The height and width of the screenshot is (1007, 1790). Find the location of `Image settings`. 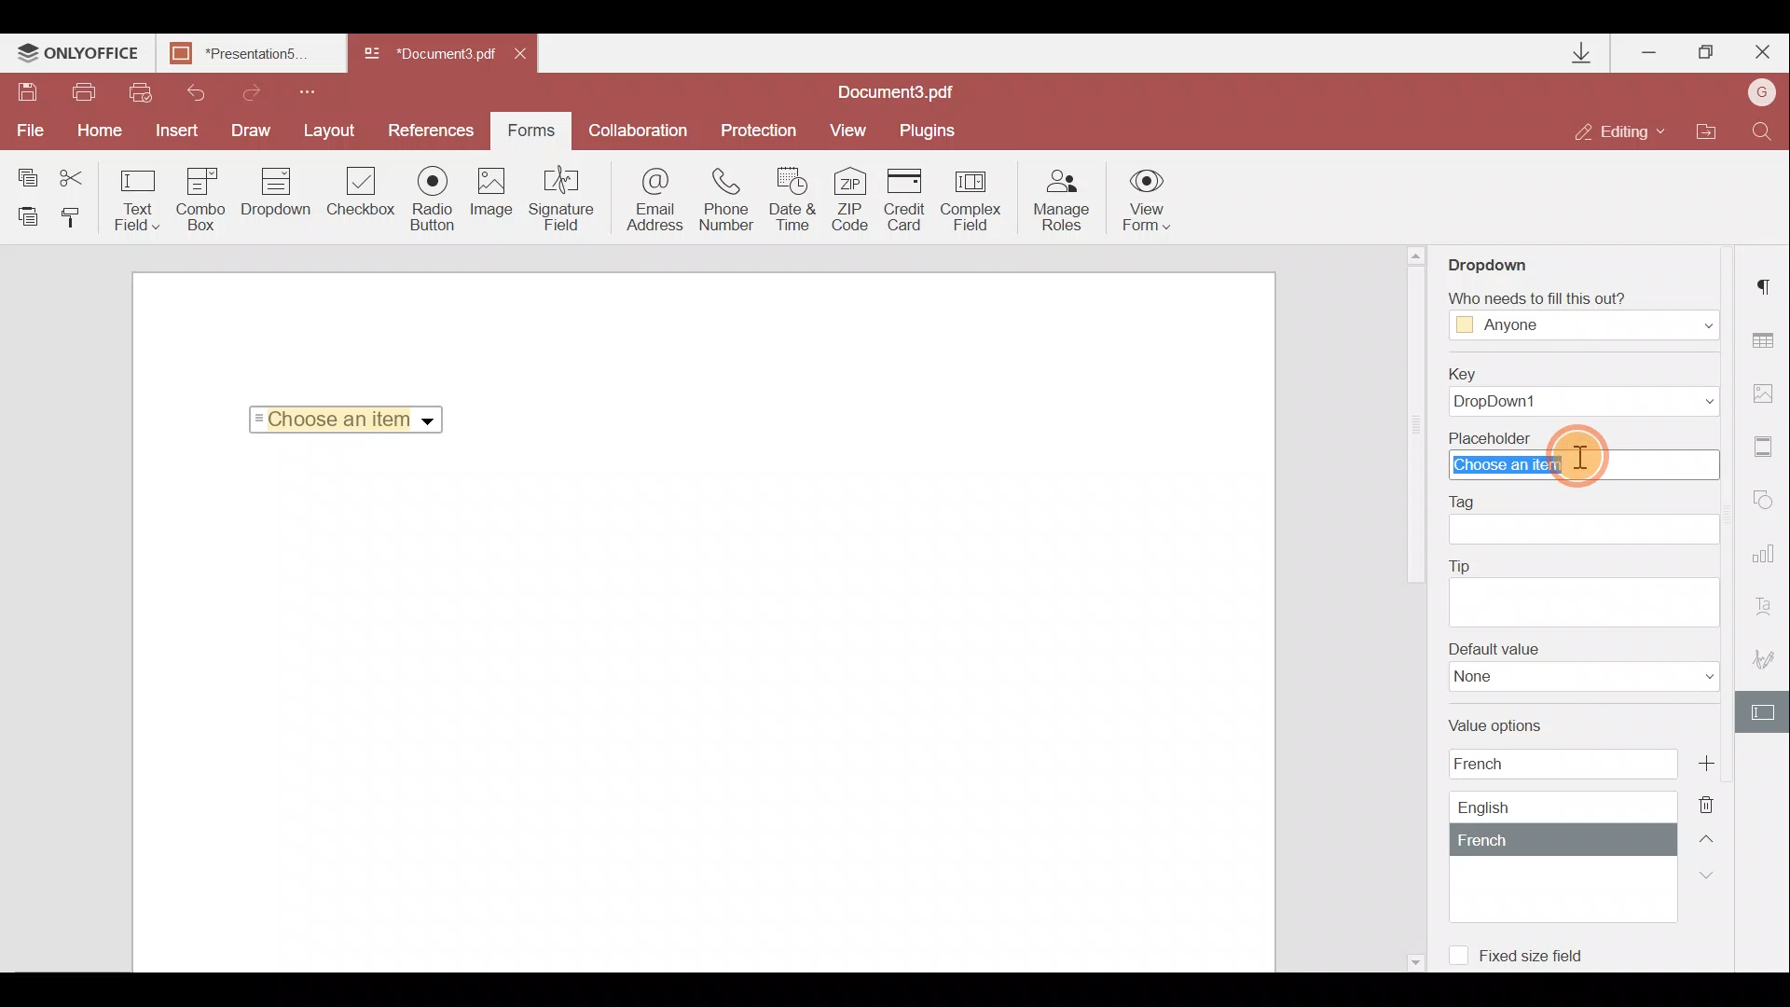

Image settings is located at coordinates (1768, 389).